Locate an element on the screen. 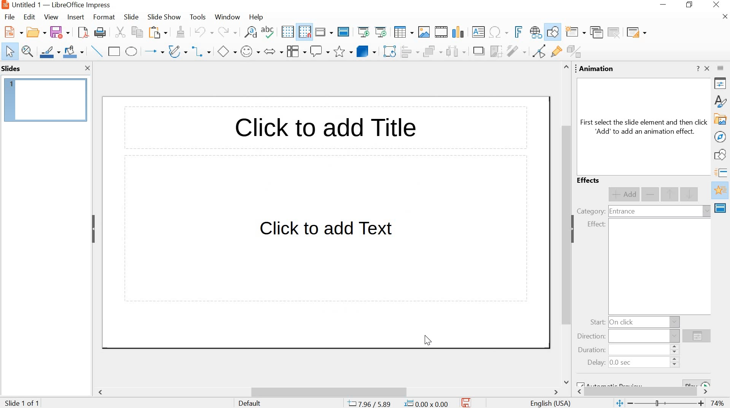 The height and width of the screenshot is (408, 730). remove effect is located at coordinates (651, 195).